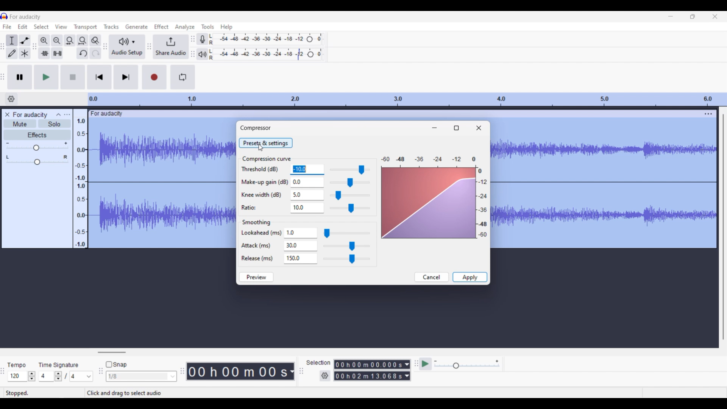  I want to click on Knee width (dB), so click(262, 195).